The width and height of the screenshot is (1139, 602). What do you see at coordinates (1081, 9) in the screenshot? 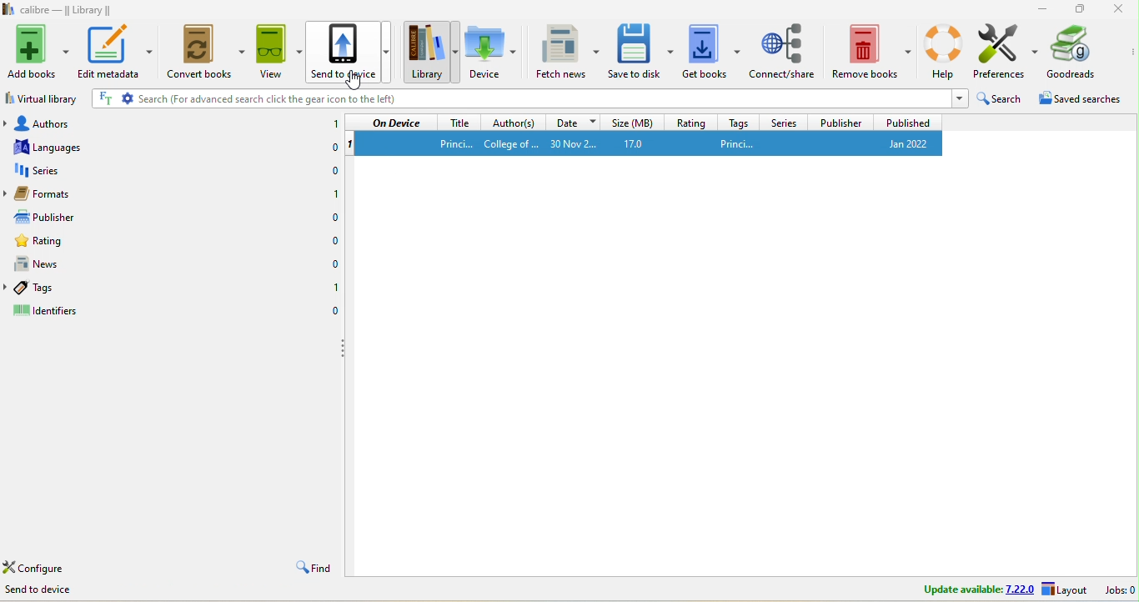
I see `maximize` at bounding box center [1081, 9].